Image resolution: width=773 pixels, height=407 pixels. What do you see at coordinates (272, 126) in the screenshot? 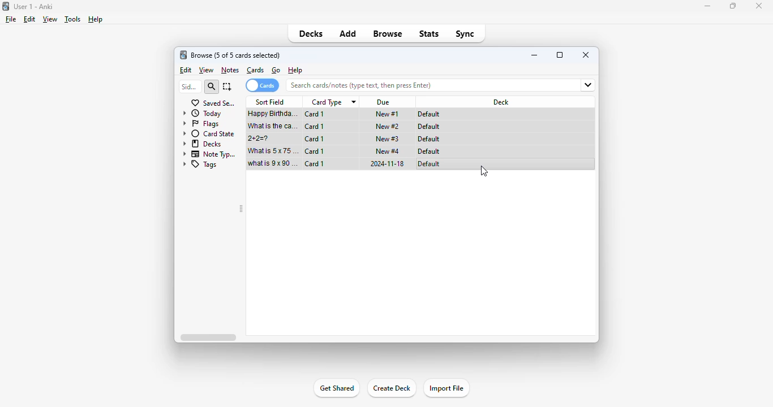
I see `what is the capital of France?` at bounding box center [272, 126].